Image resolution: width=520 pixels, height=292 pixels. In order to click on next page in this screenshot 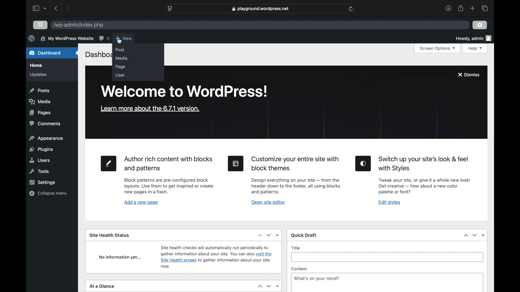, I will do `click(67, 8)`.